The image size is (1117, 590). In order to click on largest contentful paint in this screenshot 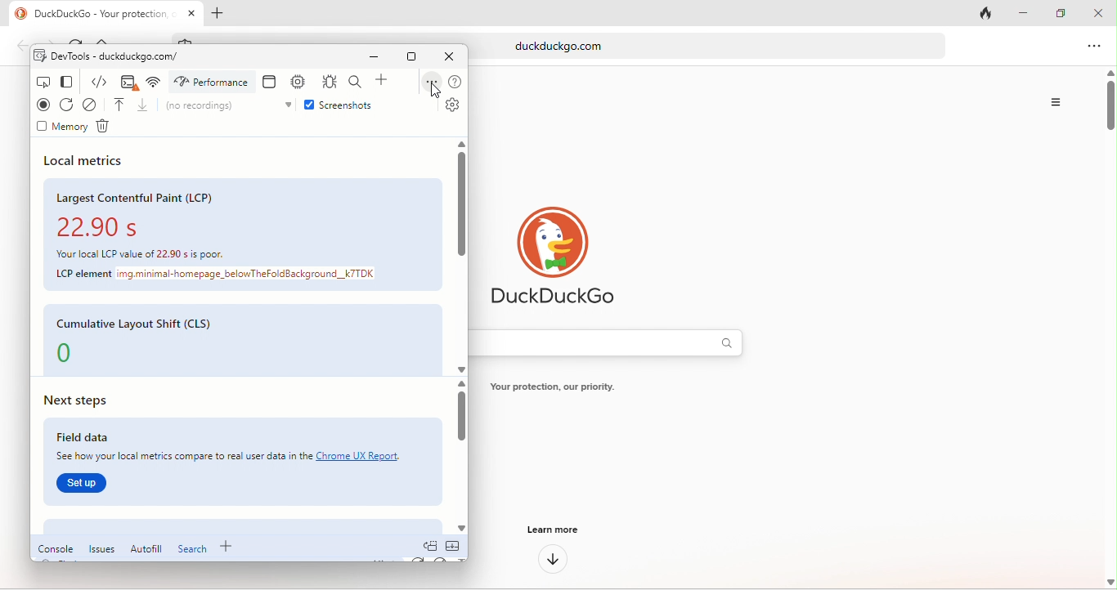, I will do `click(138, 197)`.